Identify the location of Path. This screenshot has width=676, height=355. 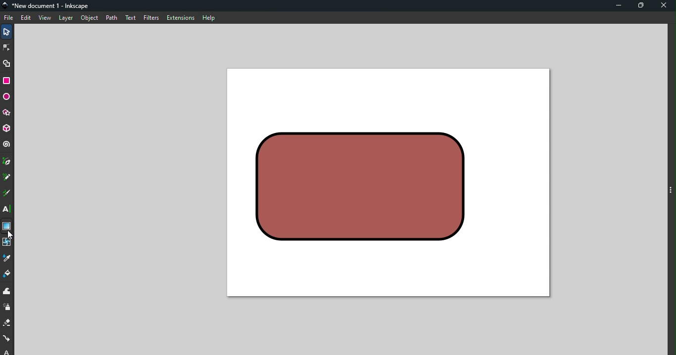
(109, 17).